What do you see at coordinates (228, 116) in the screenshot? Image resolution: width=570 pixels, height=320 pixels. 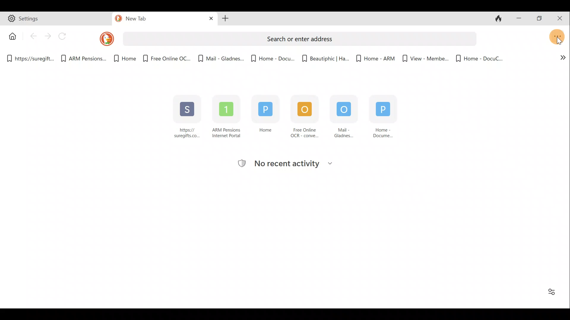 I see `ARM Pensions Internet Portal` at bounding box center [228, 116].